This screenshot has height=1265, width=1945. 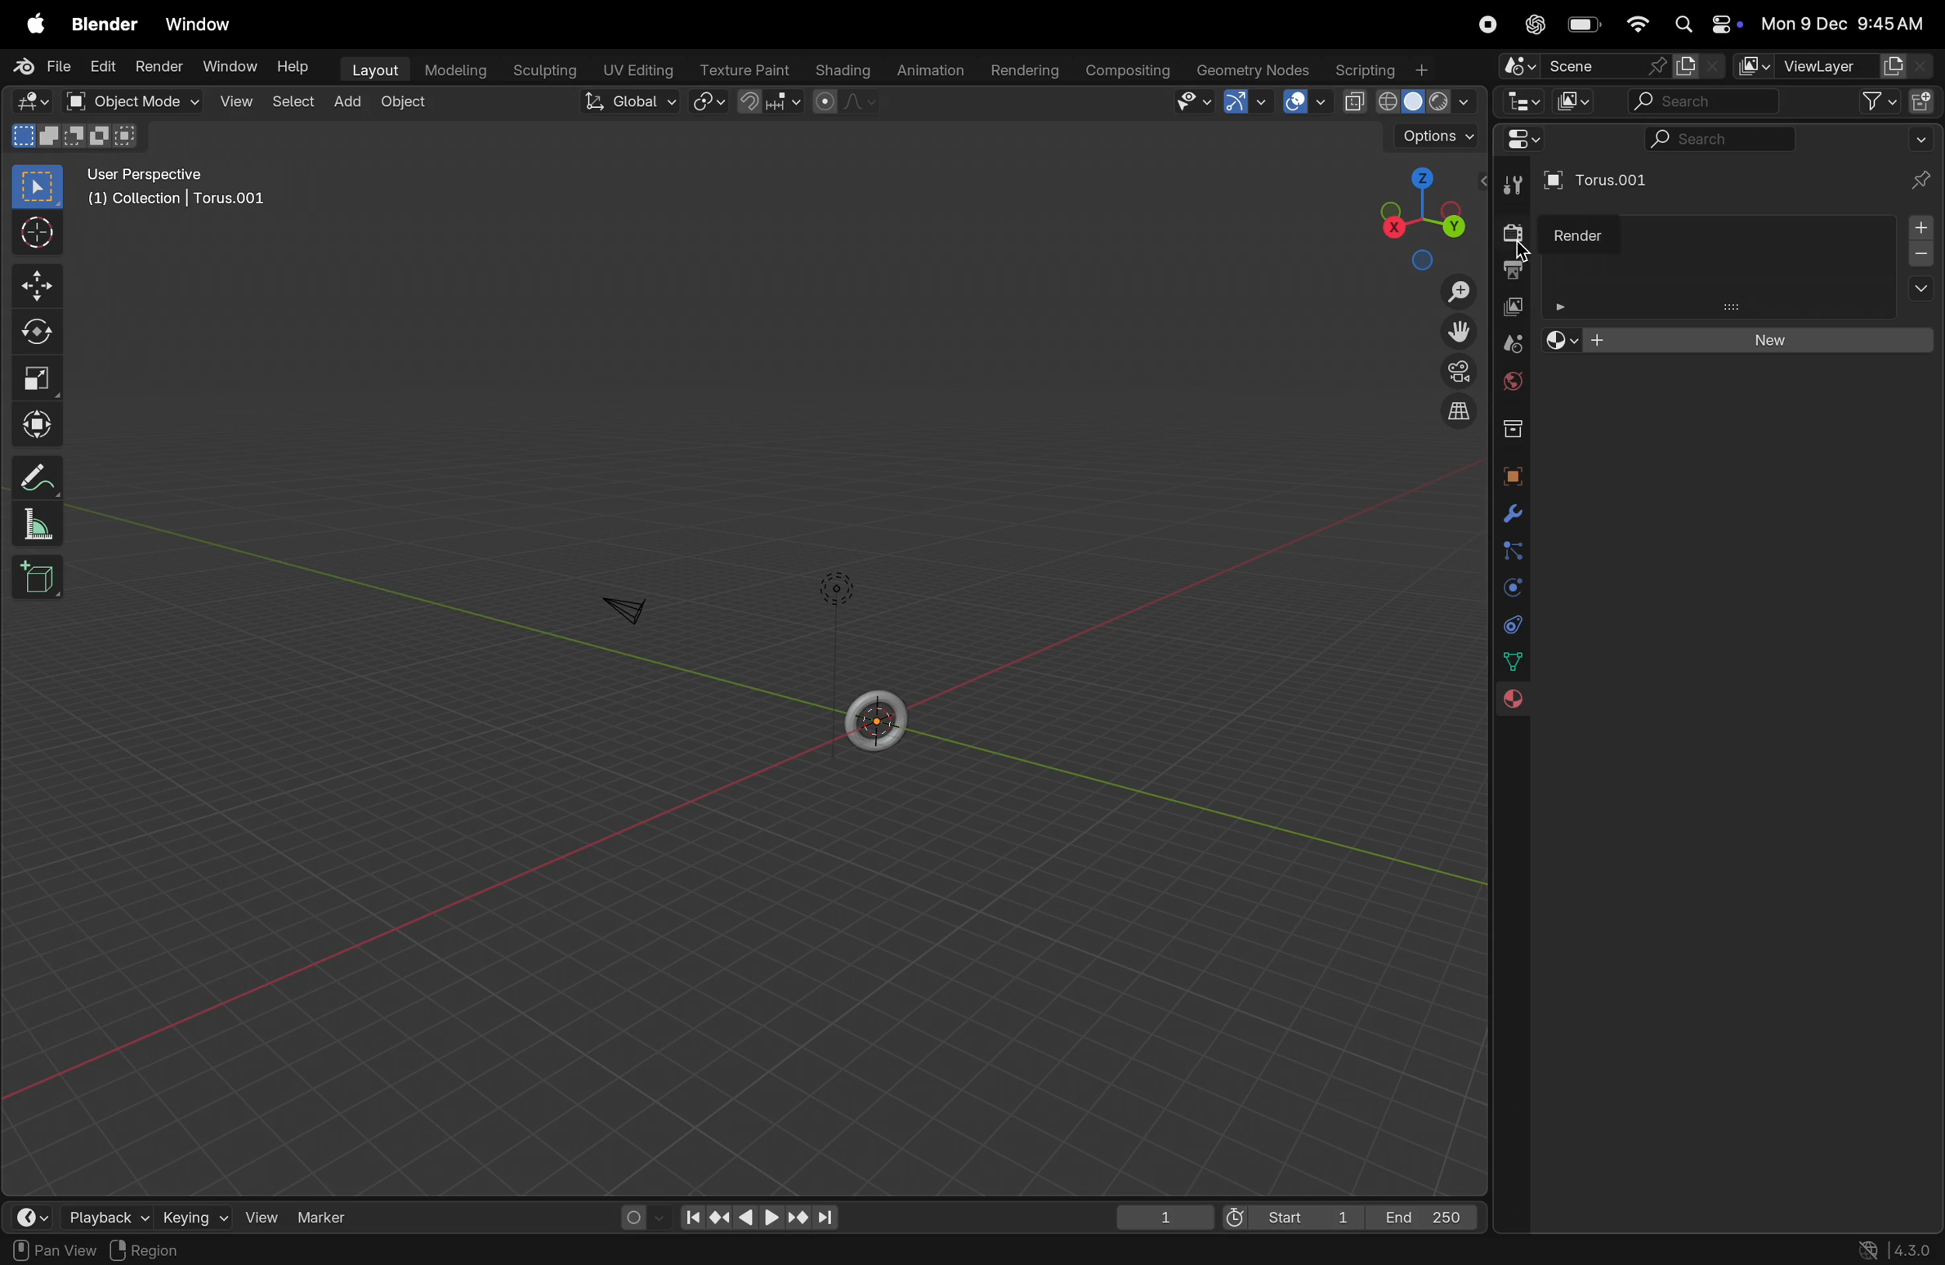 What do you see at coordinates (1707, 22) in the screenshot?
I see `apple widgets` at bounding box center [1707, 22].